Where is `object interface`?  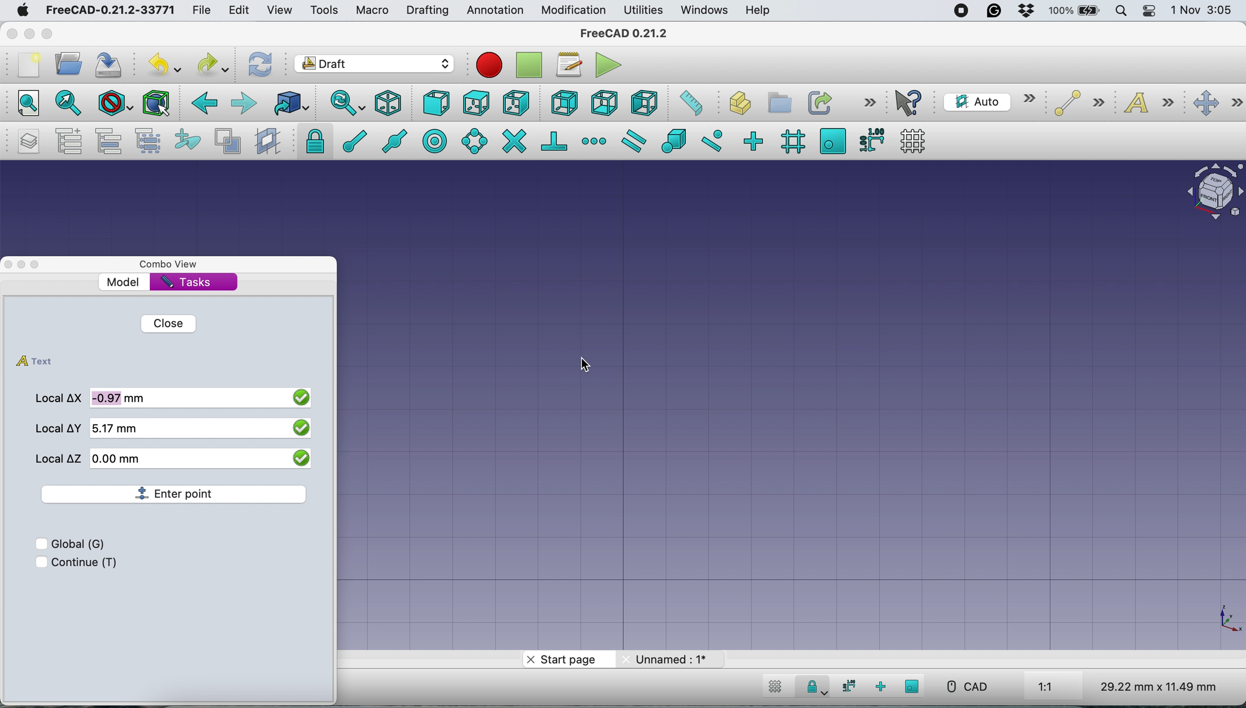 object interface is located at coordinates (1211, 190).